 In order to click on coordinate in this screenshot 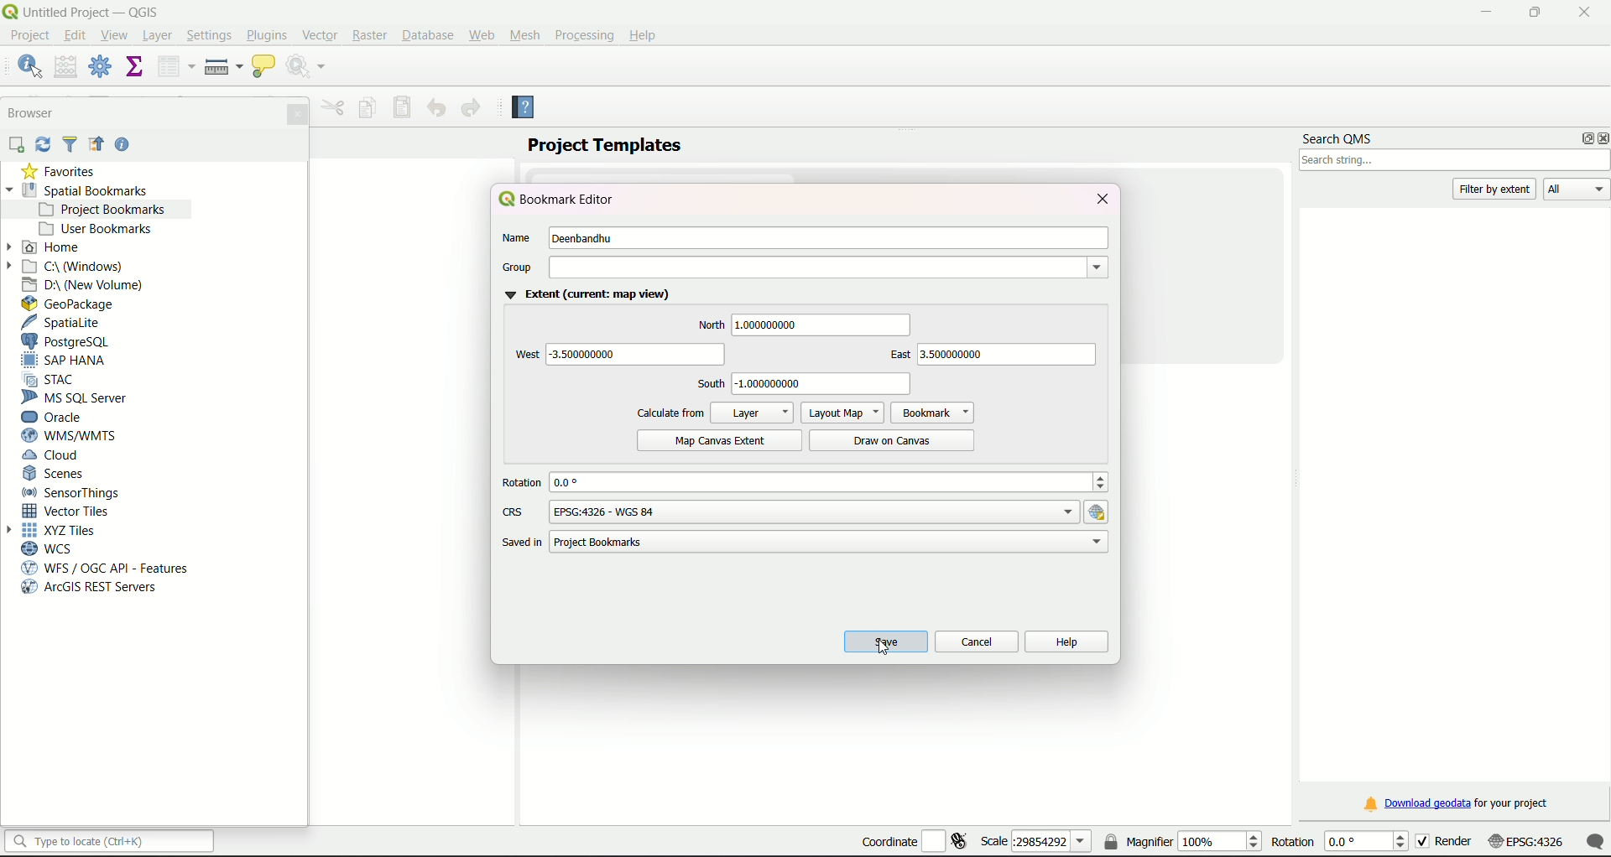, I will do `click(913, 838)`.